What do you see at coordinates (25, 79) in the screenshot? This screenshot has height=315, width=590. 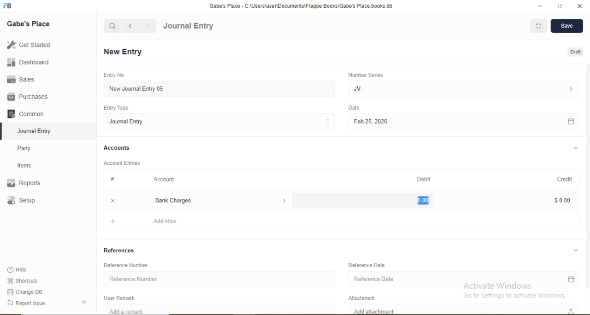 I see `Sales` at bounding box center [25, 79].